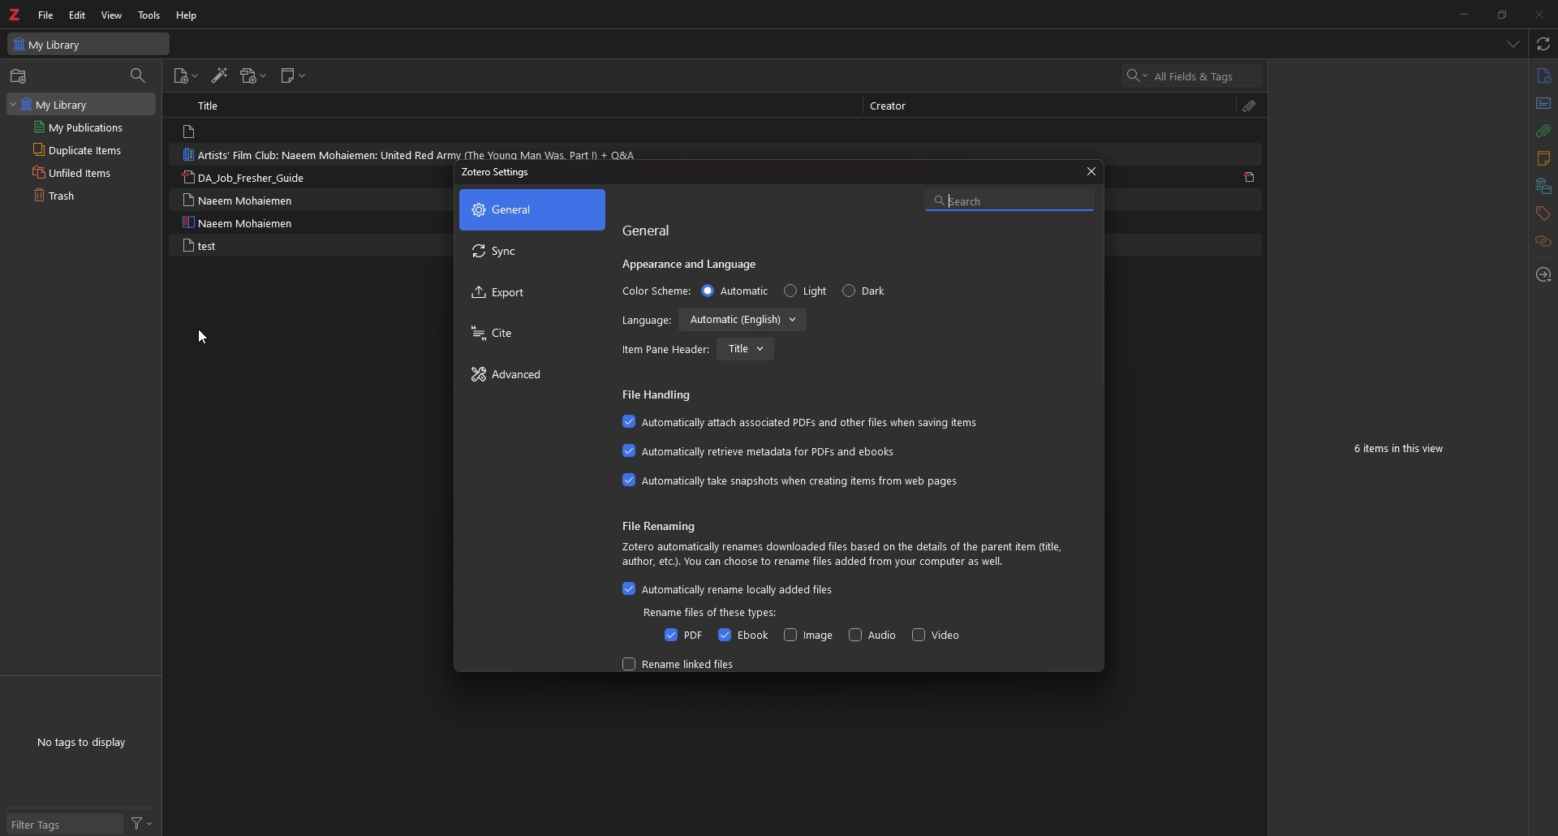  I want to click on rename linked files, so click(682, 663).